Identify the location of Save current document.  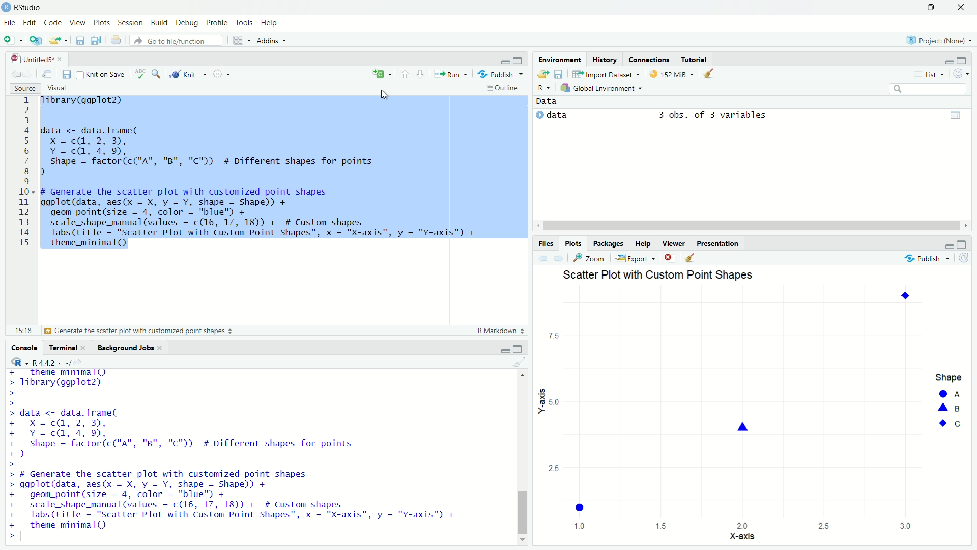
(67, 74).